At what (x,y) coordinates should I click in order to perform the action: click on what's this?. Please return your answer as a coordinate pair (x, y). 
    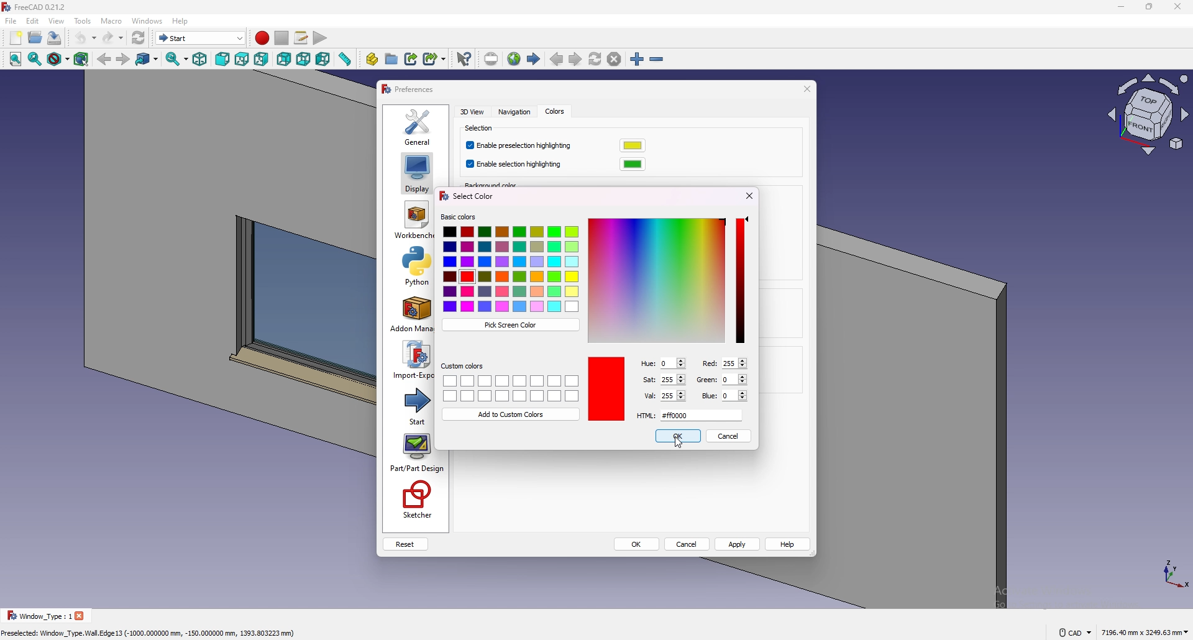
    Looking at the image, I should click on (464, 58).